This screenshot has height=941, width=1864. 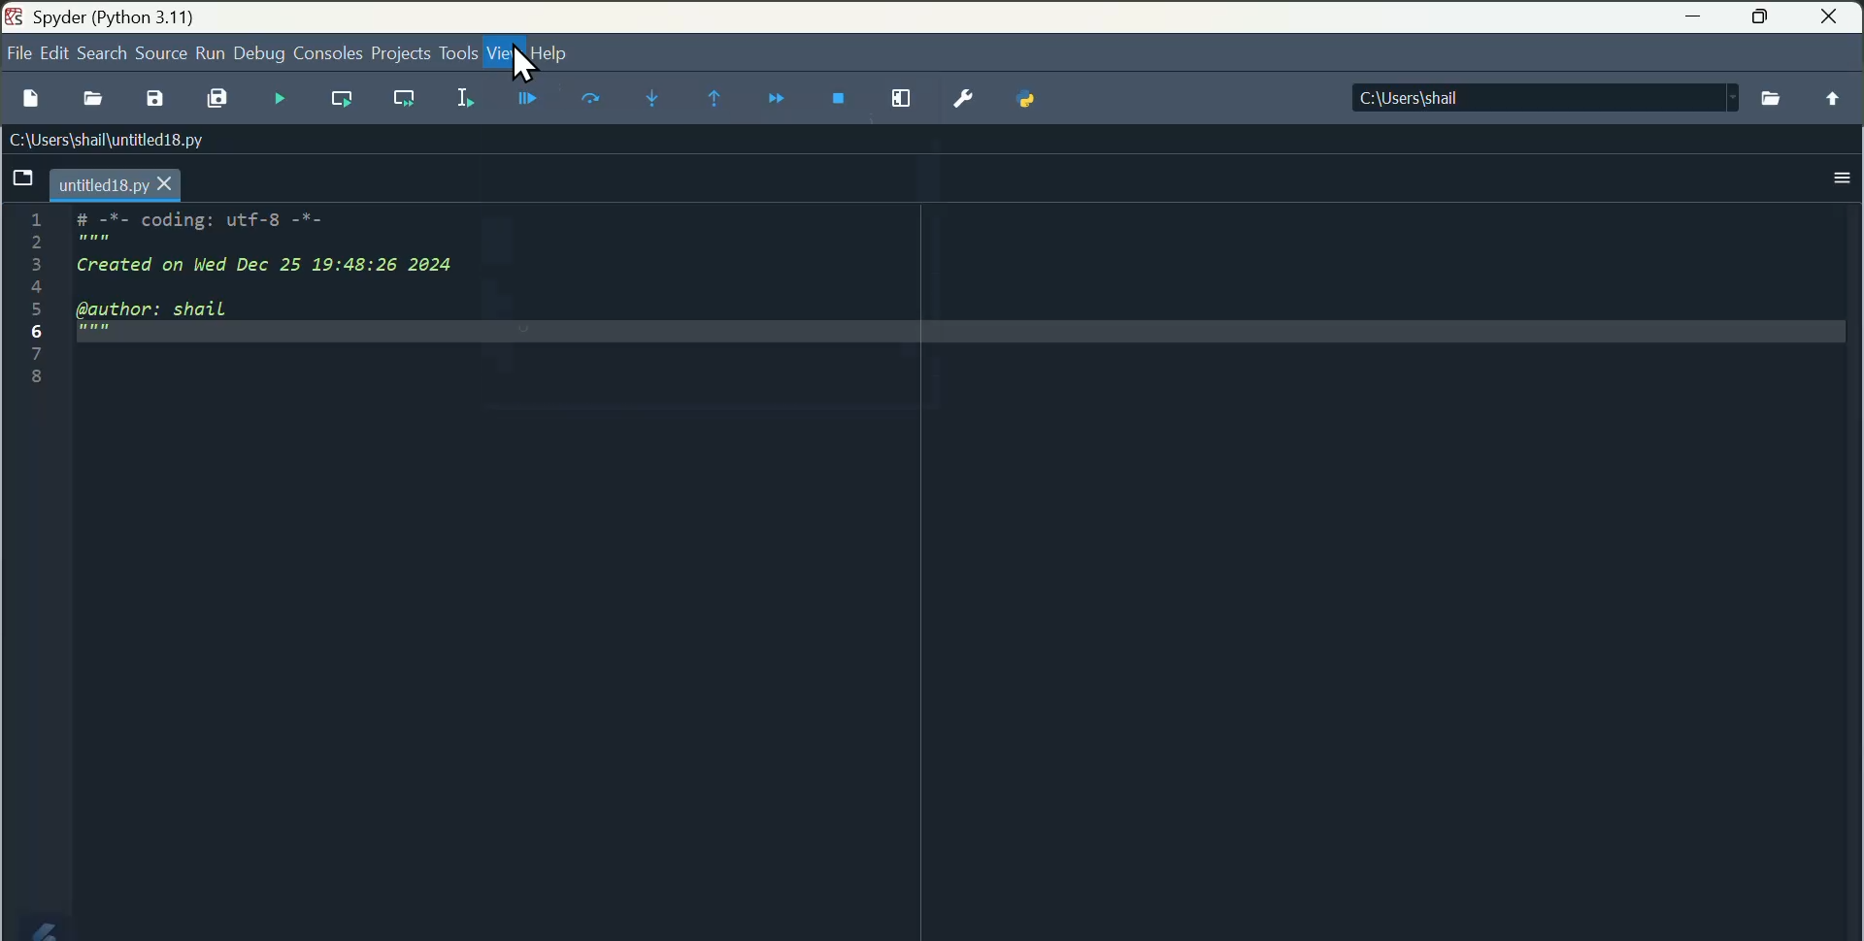 What do you see at coordinates (405, 100) in the screenshot?
I see `run current cell or method` at bounding box center [405, 100].